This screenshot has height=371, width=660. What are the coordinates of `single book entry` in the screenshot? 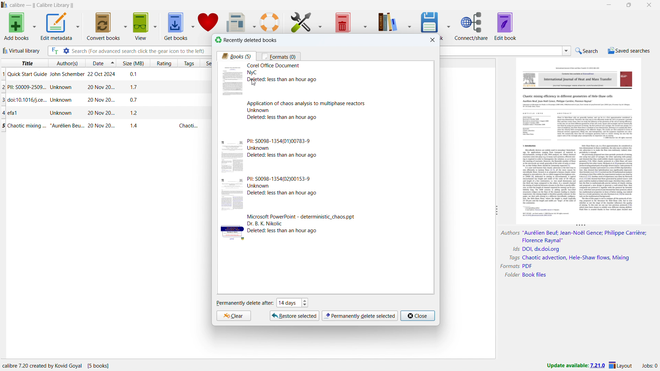 It's located at (102, 75).